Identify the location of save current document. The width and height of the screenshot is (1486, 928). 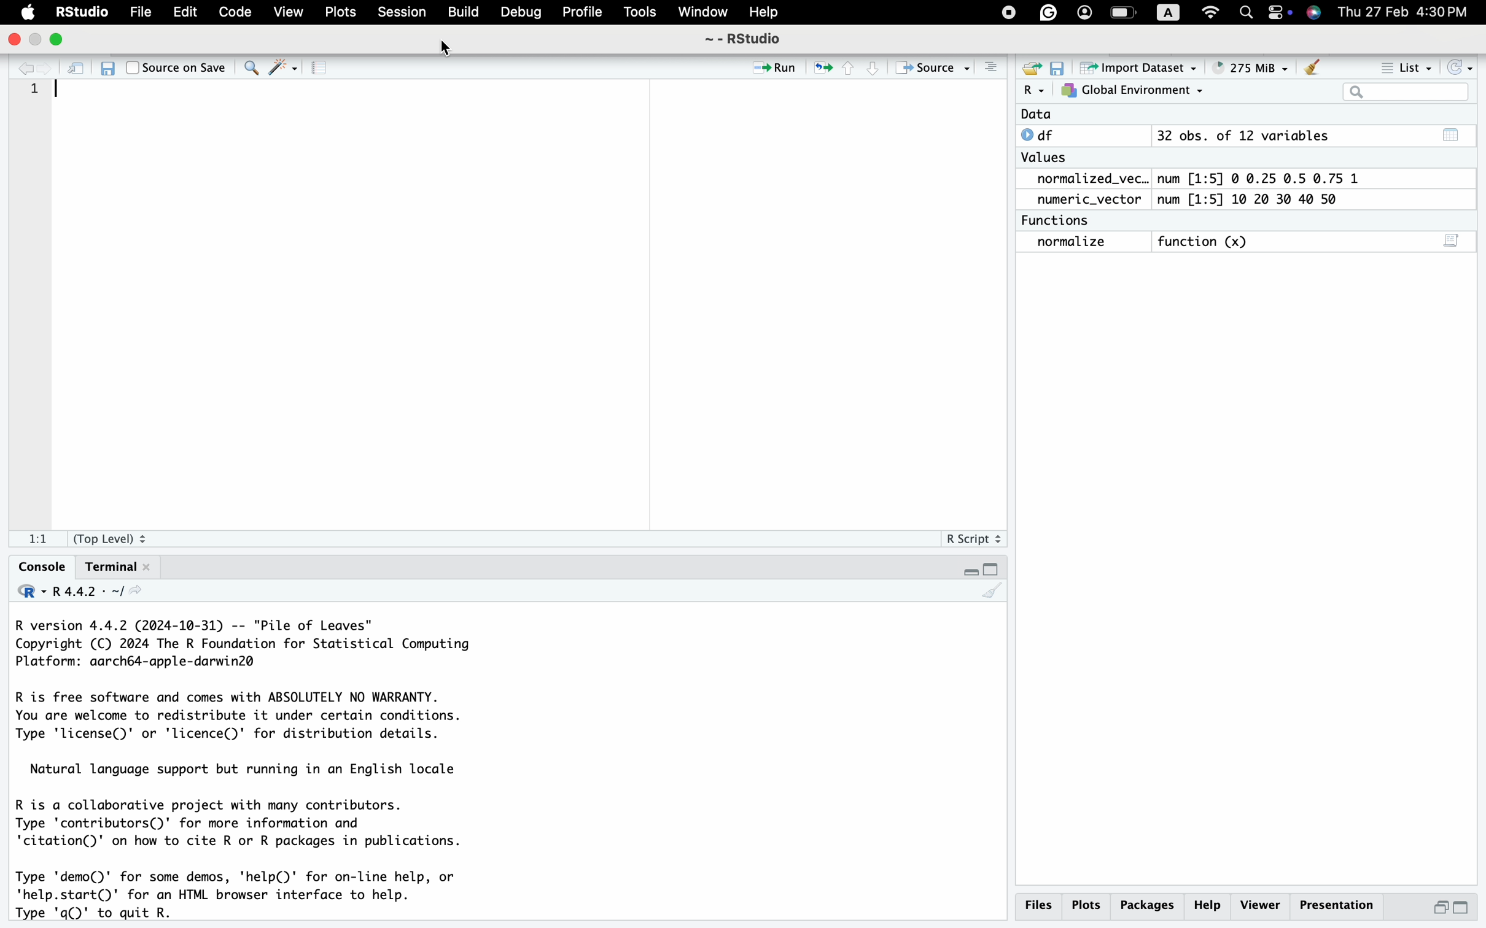
(107, 68).